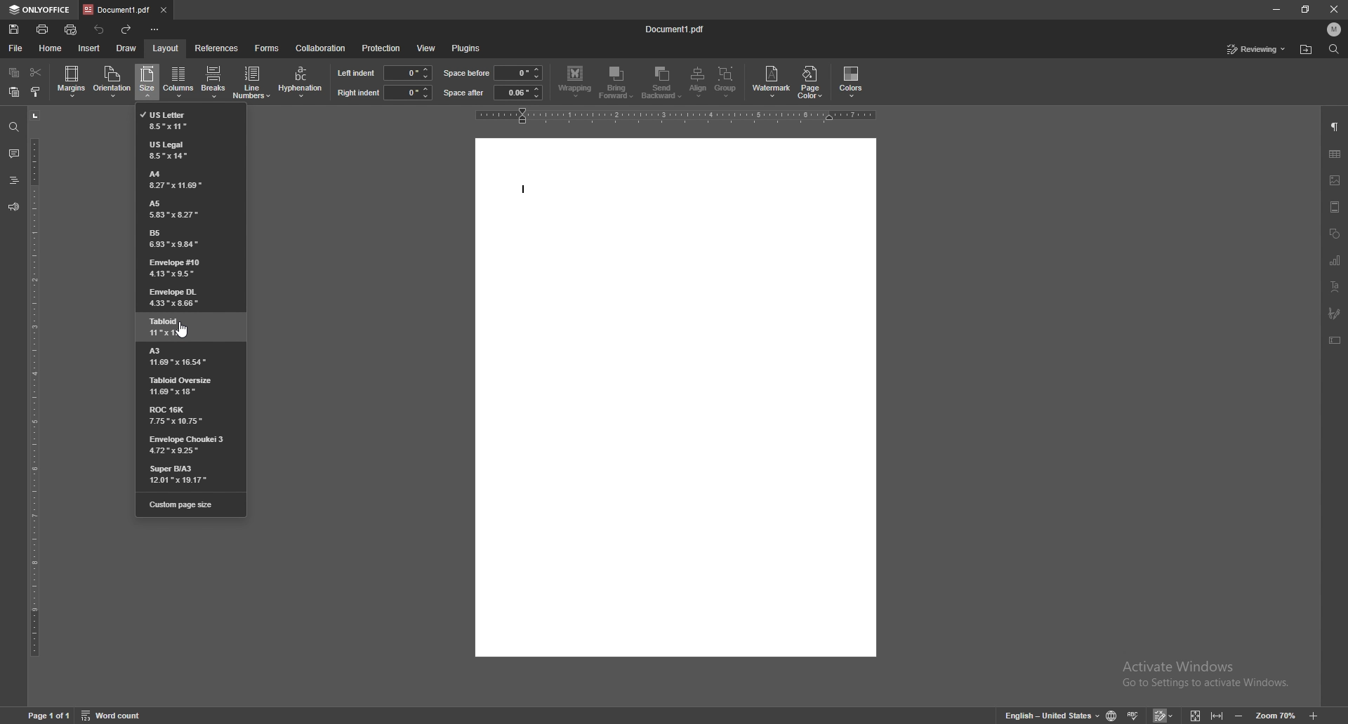 Image resolution: width=1348 pixels, height=724 pixels. What do you see at coordinates (466, 48) in the screenshot?
I see `plugins` at bounding box center [466, 48].